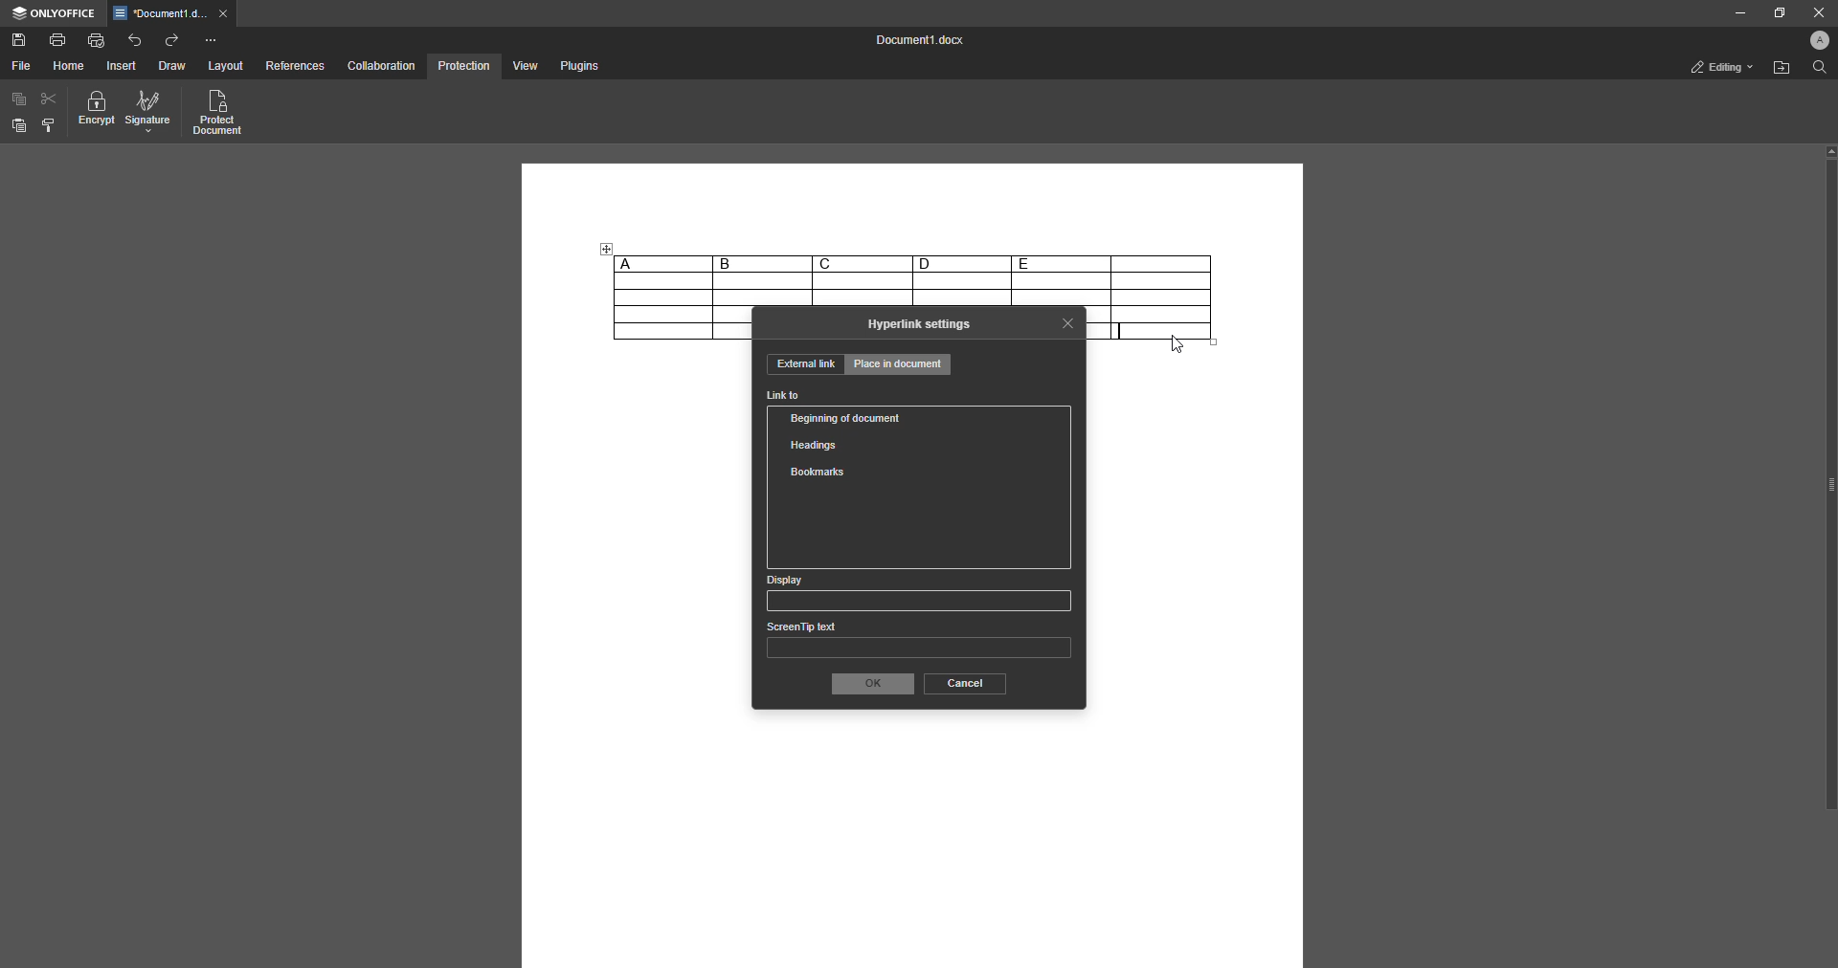  I want to click on Collaboration, so click(382, 65).